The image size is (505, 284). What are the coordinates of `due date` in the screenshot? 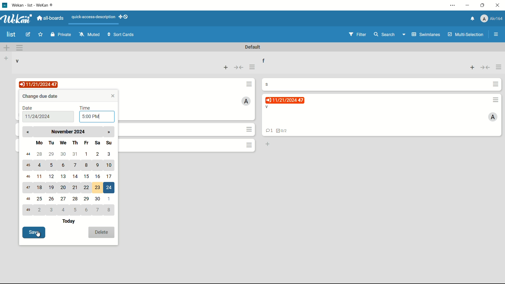 It's located at (285, 100).